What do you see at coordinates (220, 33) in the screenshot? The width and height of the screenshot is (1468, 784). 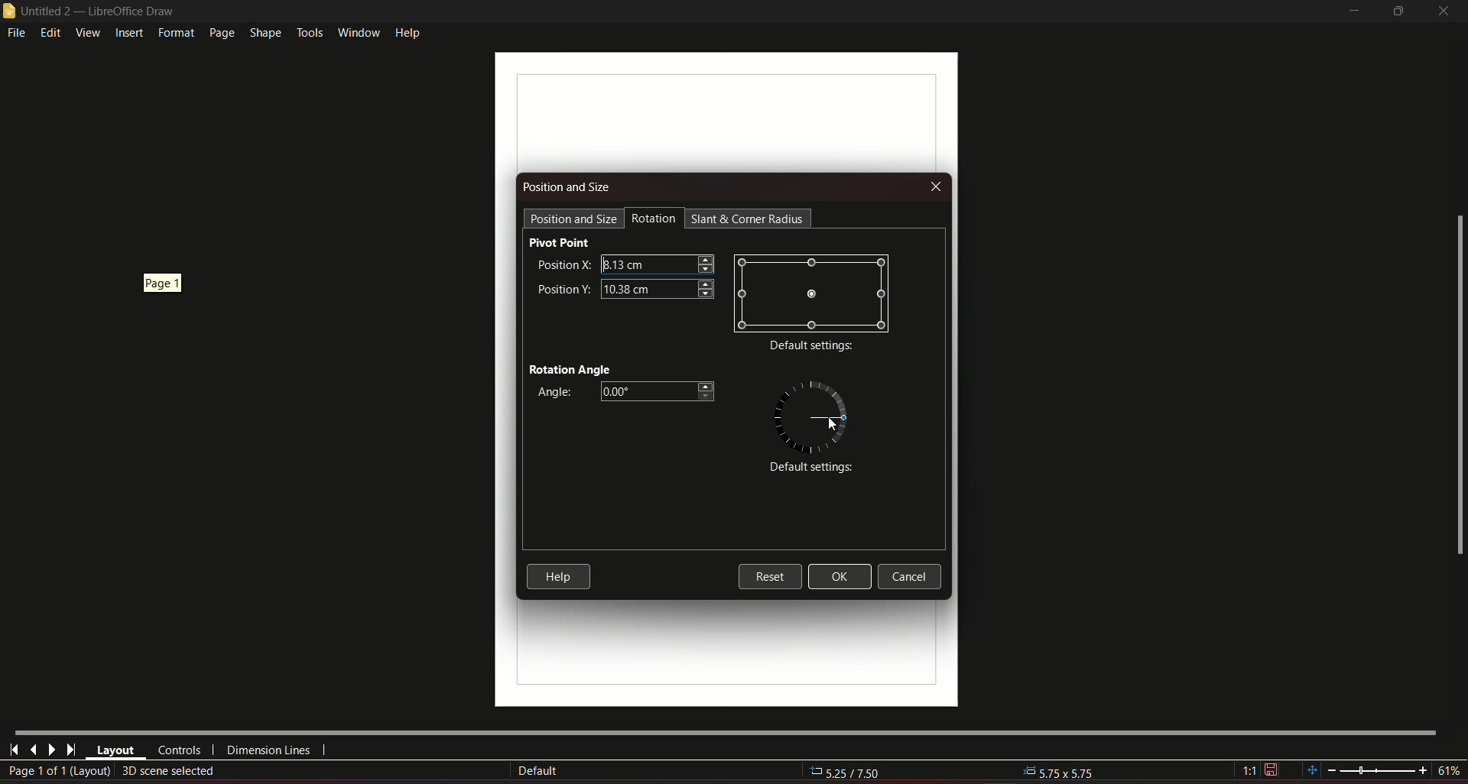 I see `page` at bounding box center [220, 33].